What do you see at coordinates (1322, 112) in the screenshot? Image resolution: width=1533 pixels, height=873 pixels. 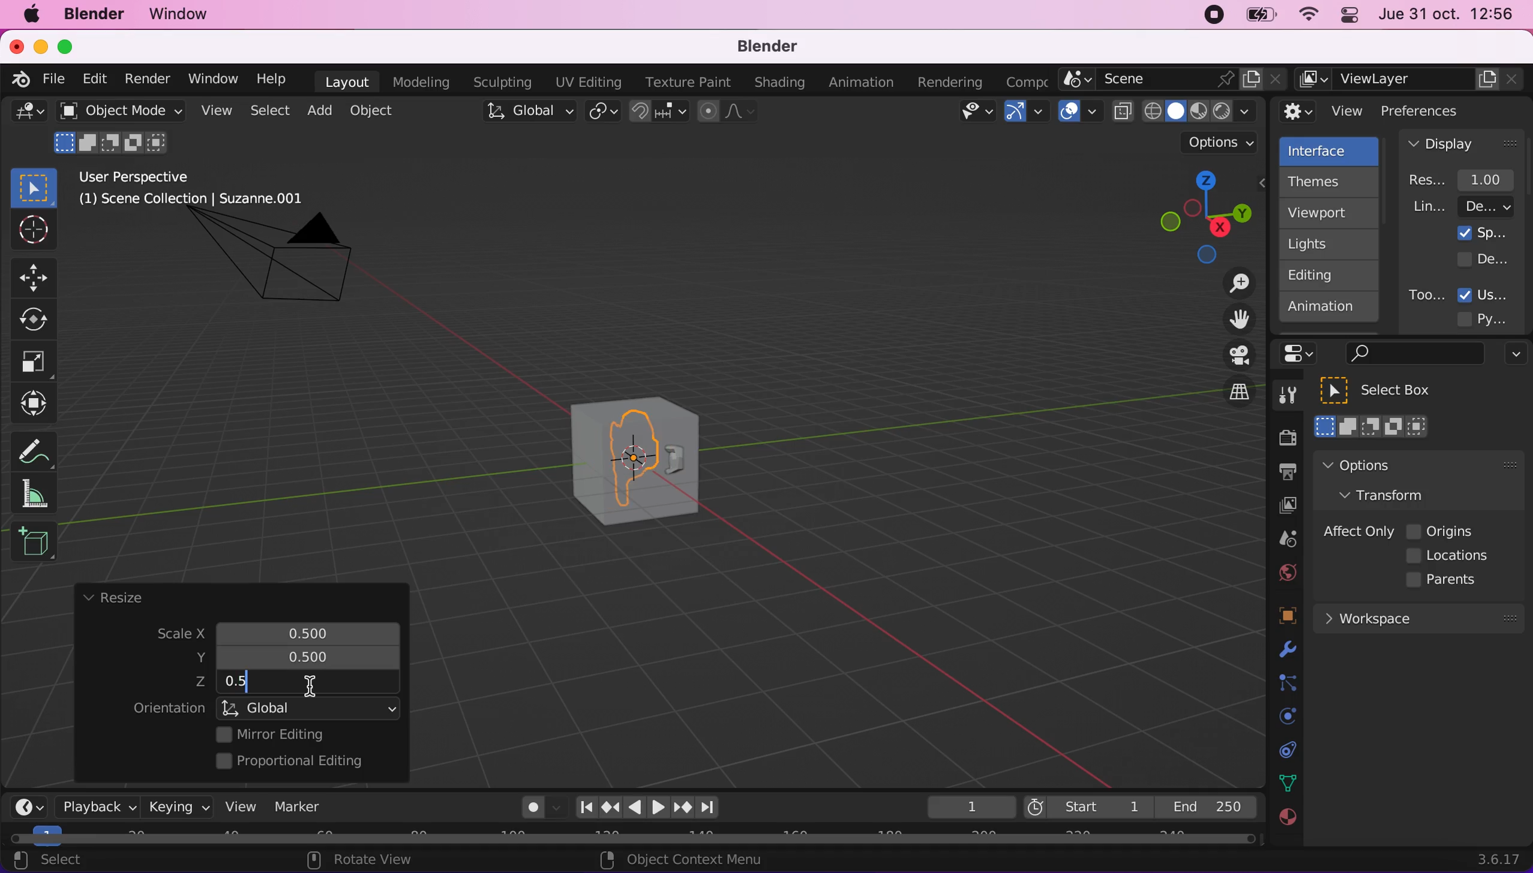 I see `view` at bounding box center [1322, 112].